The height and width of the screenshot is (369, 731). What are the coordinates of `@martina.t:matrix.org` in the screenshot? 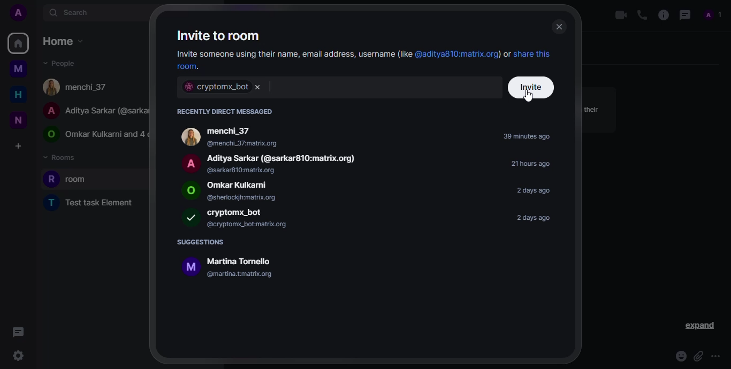 It's located at (242, 275).